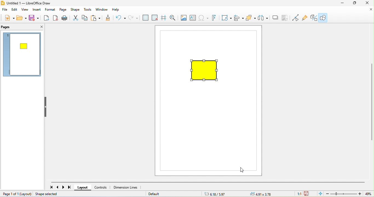 Image resolution: width=374 pixels, height=197 pixels. Describe the element at coordinates (47, 107) in the screenshot. I see `hide` at that location.